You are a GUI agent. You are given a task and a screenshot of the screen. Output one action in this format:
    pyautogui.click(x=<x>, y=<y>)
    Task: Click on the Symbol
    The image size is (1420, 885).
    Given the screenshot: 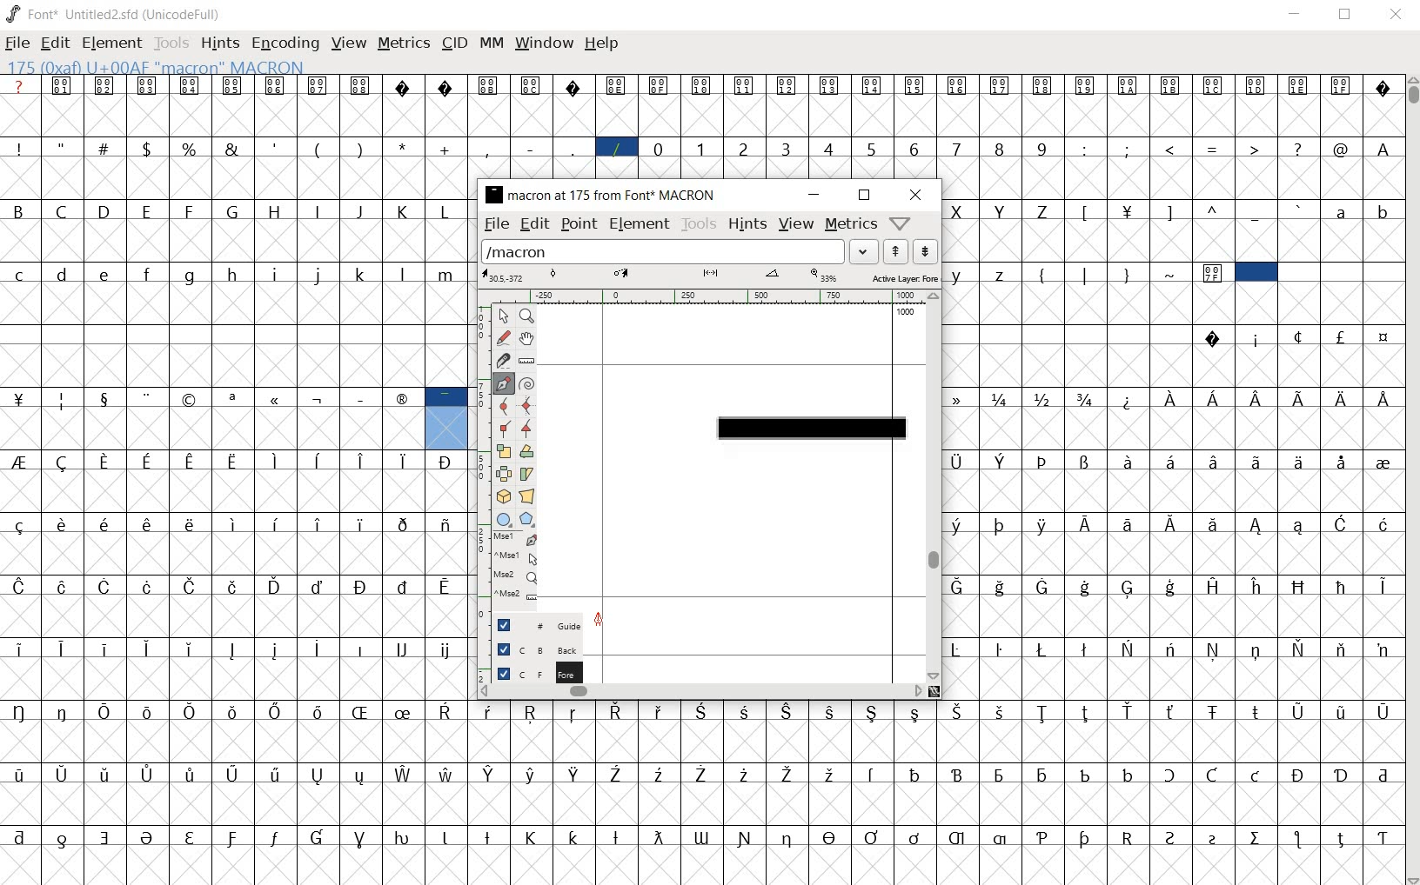 What is the action you would take?
    pyautogui.click(x=959, y=711)
    